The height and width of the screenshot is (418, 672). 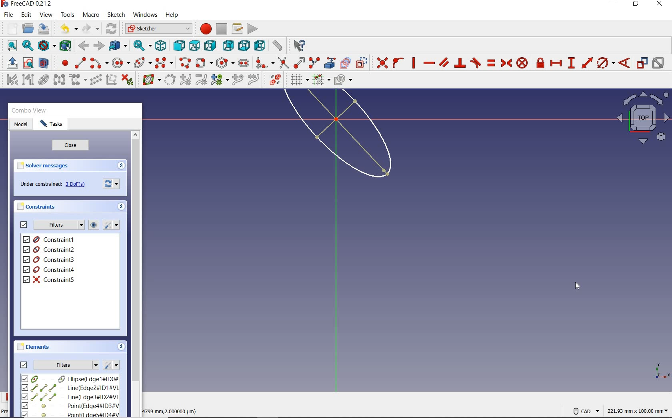 What do you see at coordinates (571, 63) in the screenshot?
I see `constrain vertical distance` at bounding box center [571, 63].